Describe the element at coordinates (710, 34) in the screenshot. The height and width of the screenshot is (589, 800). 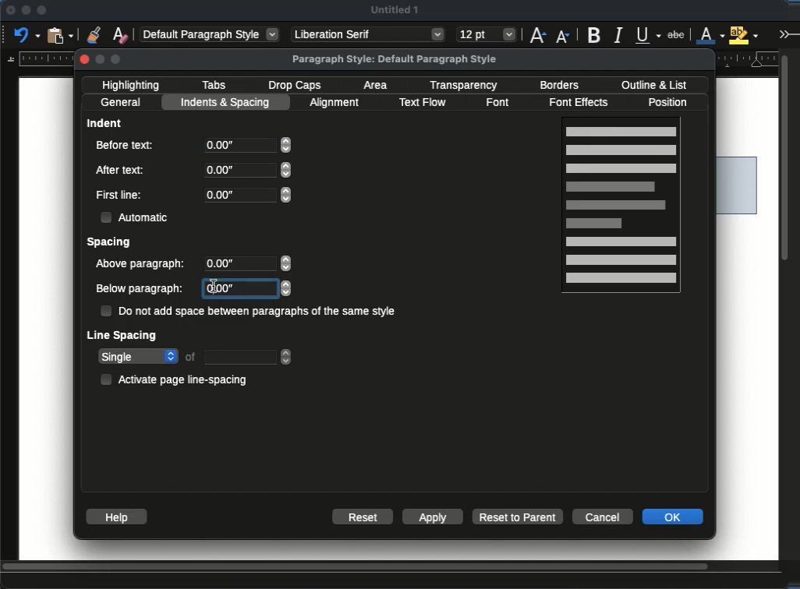
I see `line color` at that location.